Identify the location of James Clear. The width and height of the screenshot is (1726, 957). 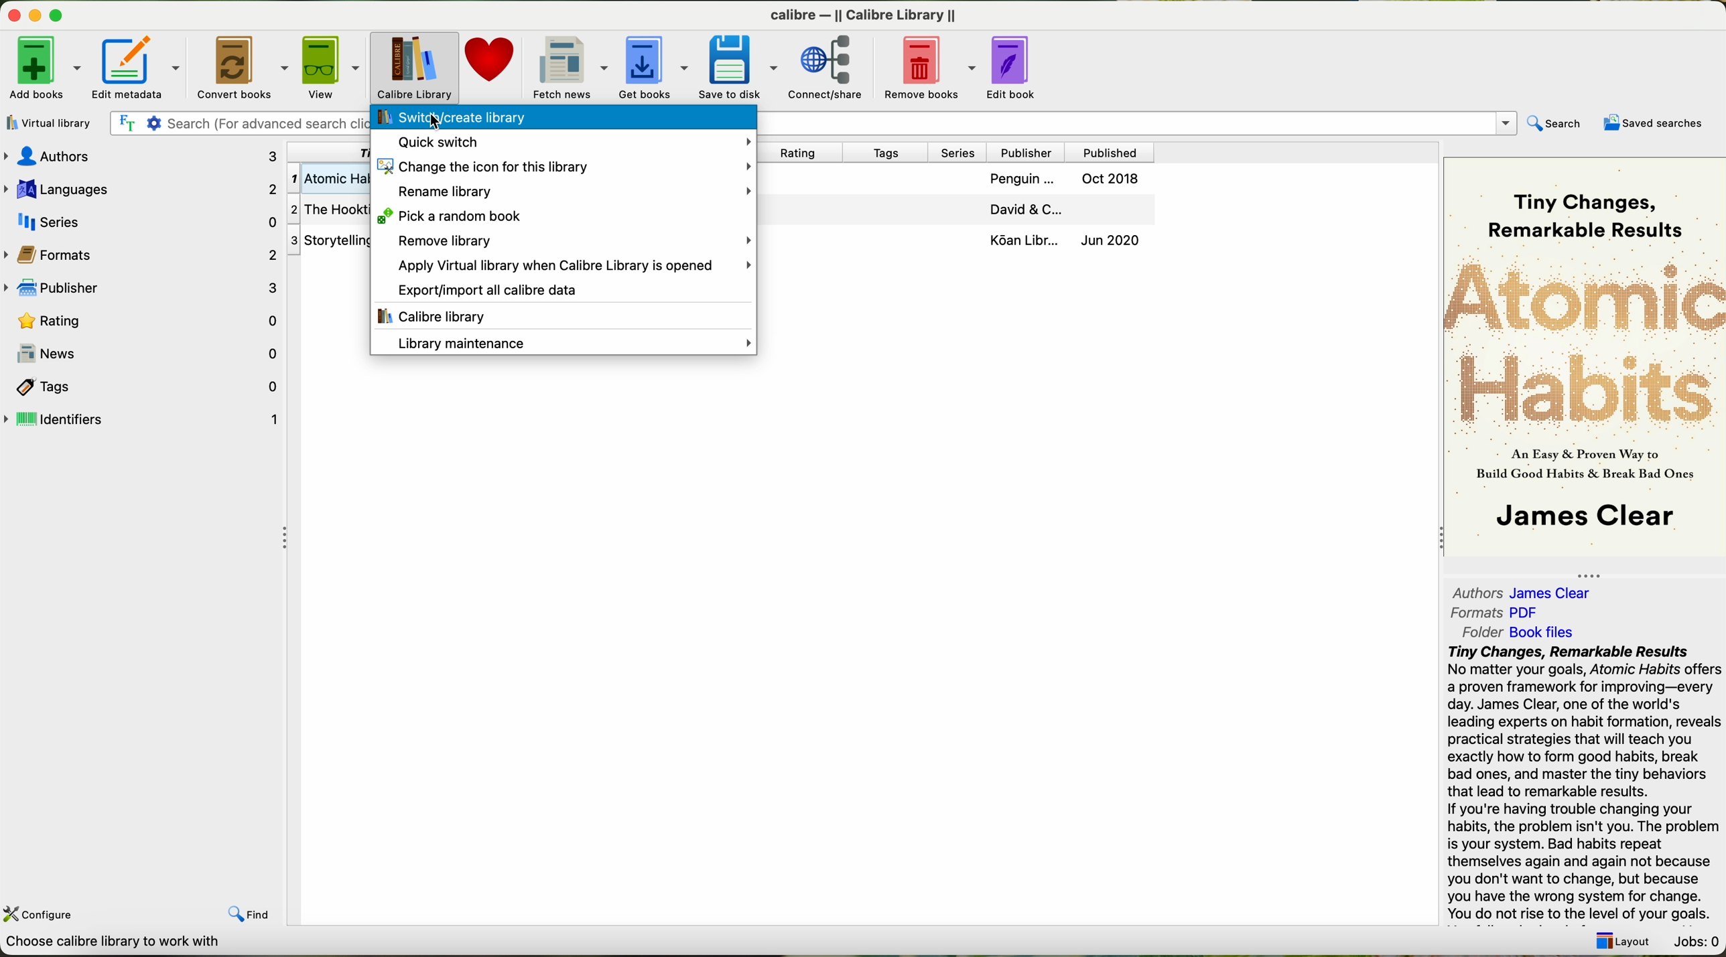
(1556, 593).